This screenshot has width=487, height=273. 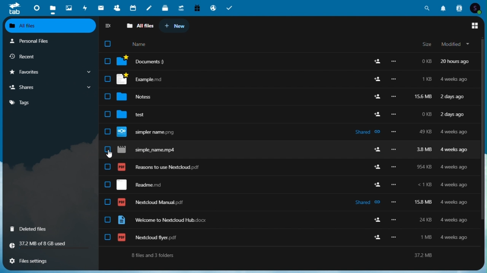 What do you see at coordinates (196, 8) in the screenshot?
I see `Free trial` at bounding box center [196, 8].